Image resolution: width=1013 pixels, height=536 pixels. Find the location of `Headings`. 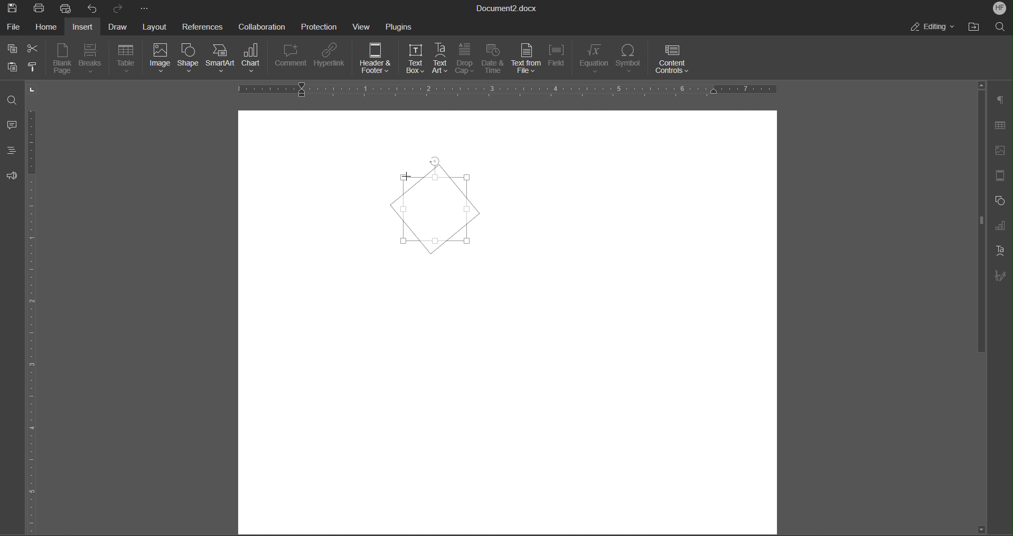

Headings is located at coordinates (11, 150).